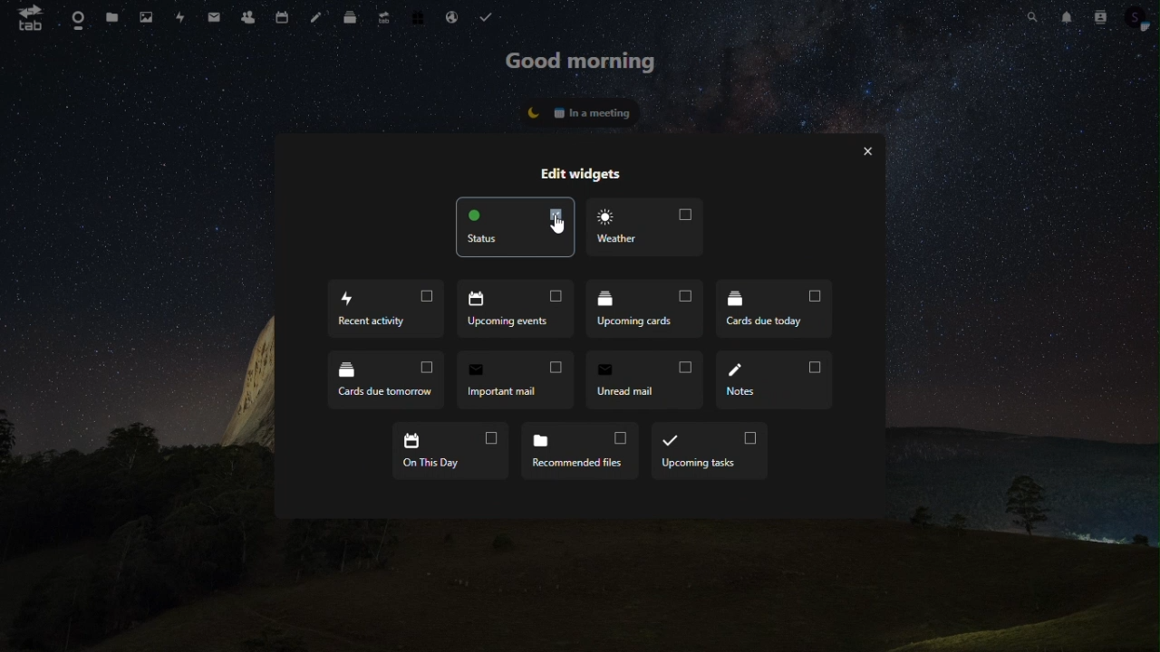 The height and width of the screenshot is (652, 1160). Describe the element at coordinates (75, 17) in the screenshot. I see `dashboard` at that location.